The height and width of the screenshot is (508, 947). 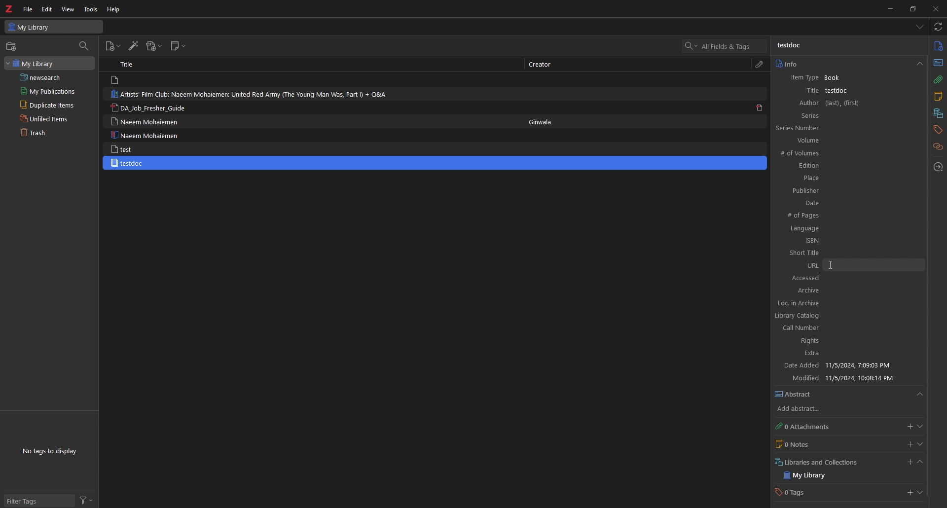 I want to click on info, so click(x=848, y=64).